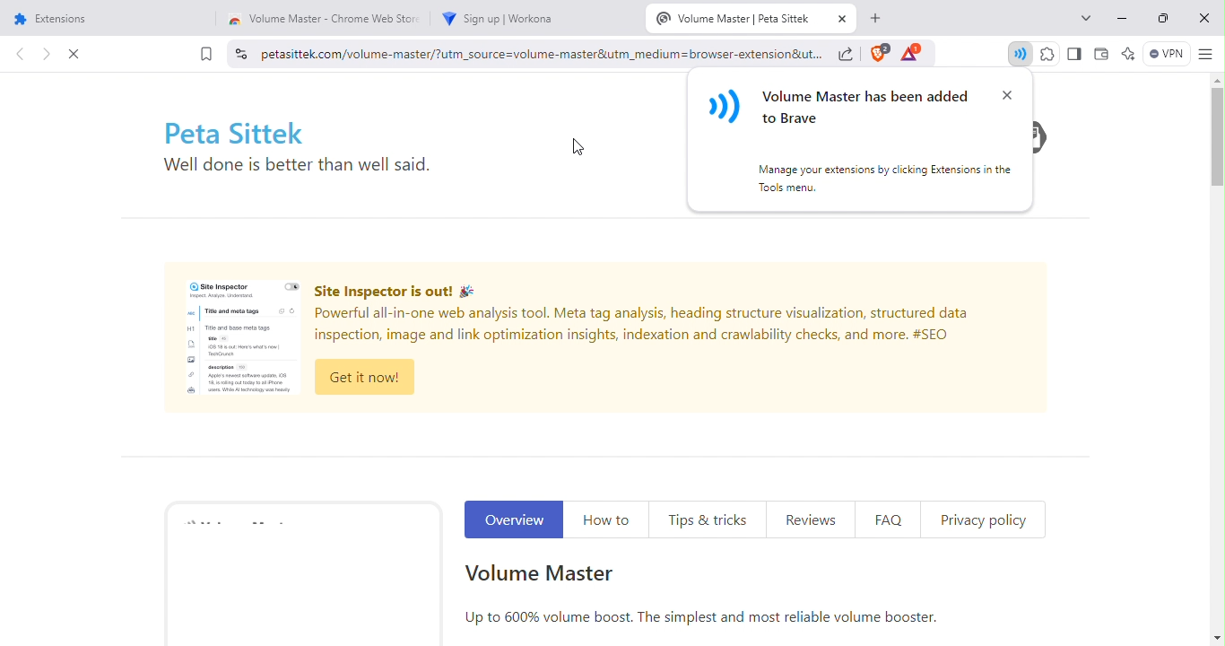 The height and width of the screenshot is (646, 1225). Describe the element at coordinates (1198, 15) in the screenshot. I see `close` at that location.